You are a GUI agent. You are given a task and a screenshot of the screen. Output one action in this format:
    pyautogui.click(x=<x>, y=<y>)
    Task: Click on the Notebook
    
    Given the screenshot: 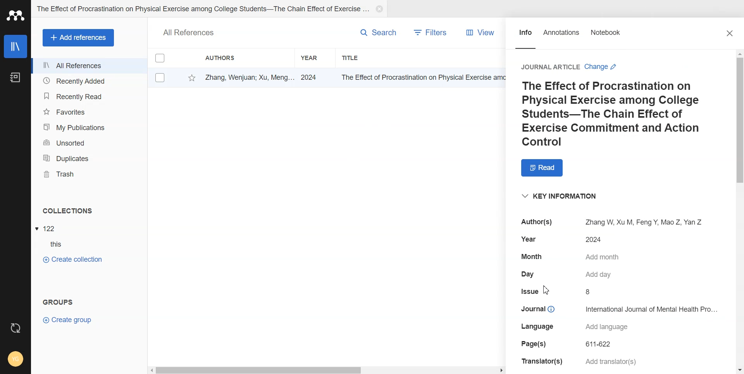 What is the action you would take?
    pyautogui.click(x=612, y=36)
    